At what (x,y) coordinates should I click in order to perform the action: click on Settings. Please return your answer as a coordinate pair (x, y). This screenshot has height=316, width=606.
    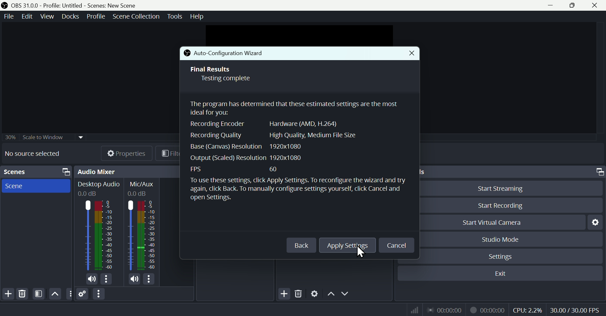
    Looking at the image, I should click on (315, 293).